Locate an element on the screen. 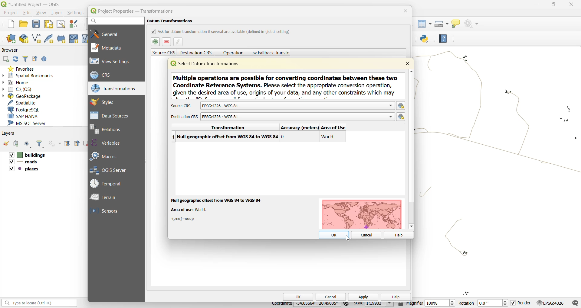 The height and width of the screenshot is (308, 581). add is located at coordinates (15, 143).